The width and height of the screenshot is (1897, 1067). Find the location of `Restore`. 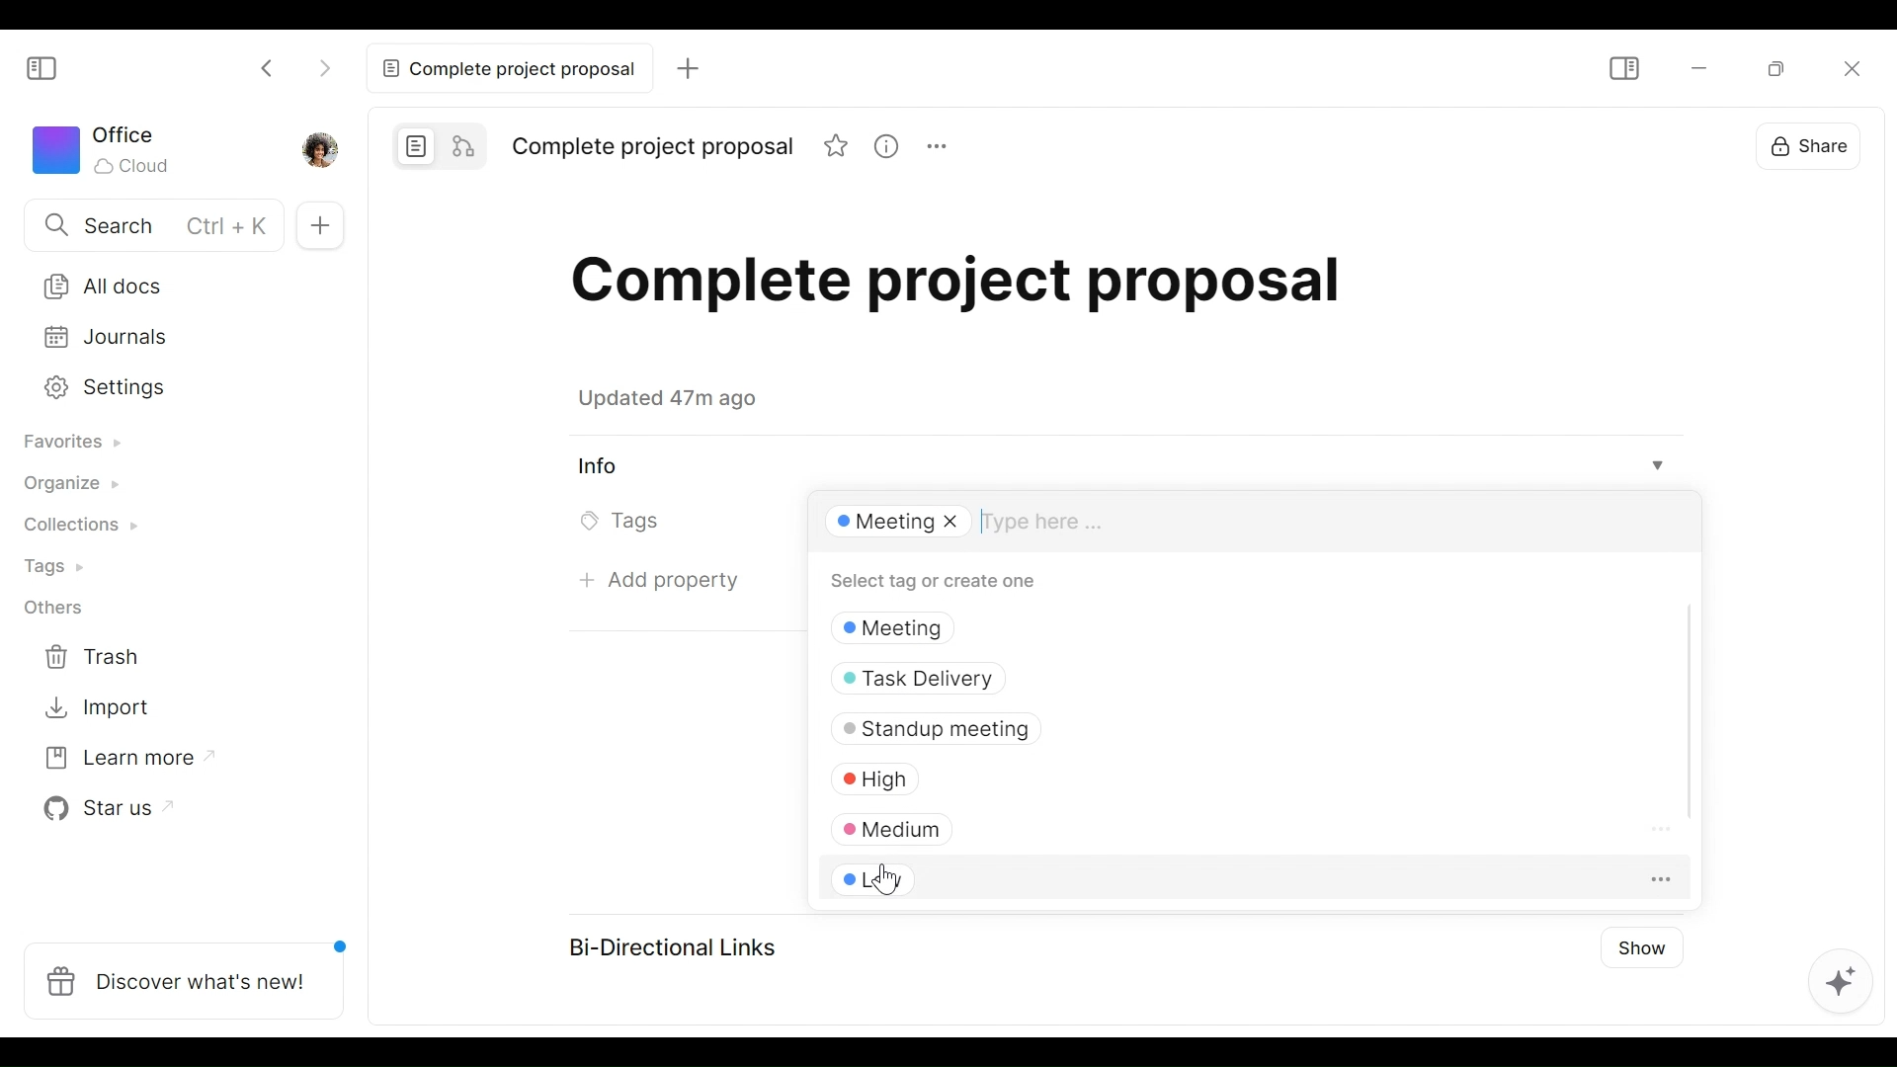

Restore is located at coordinates (1781, 67).